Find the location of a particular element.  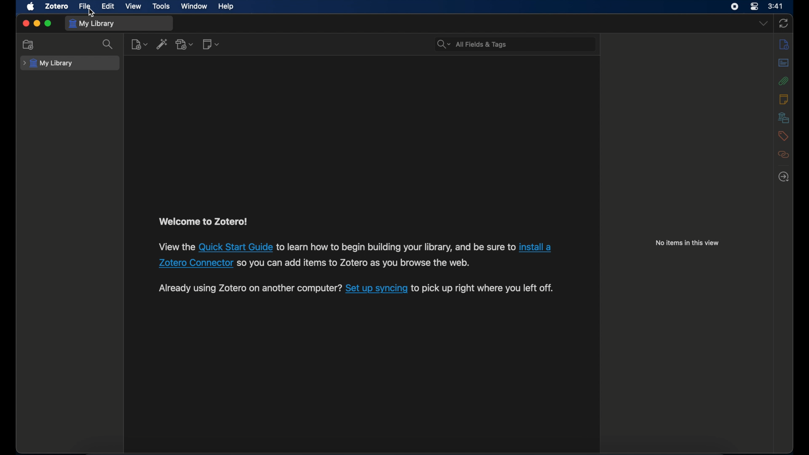

file is located at coordinates (85, 6).